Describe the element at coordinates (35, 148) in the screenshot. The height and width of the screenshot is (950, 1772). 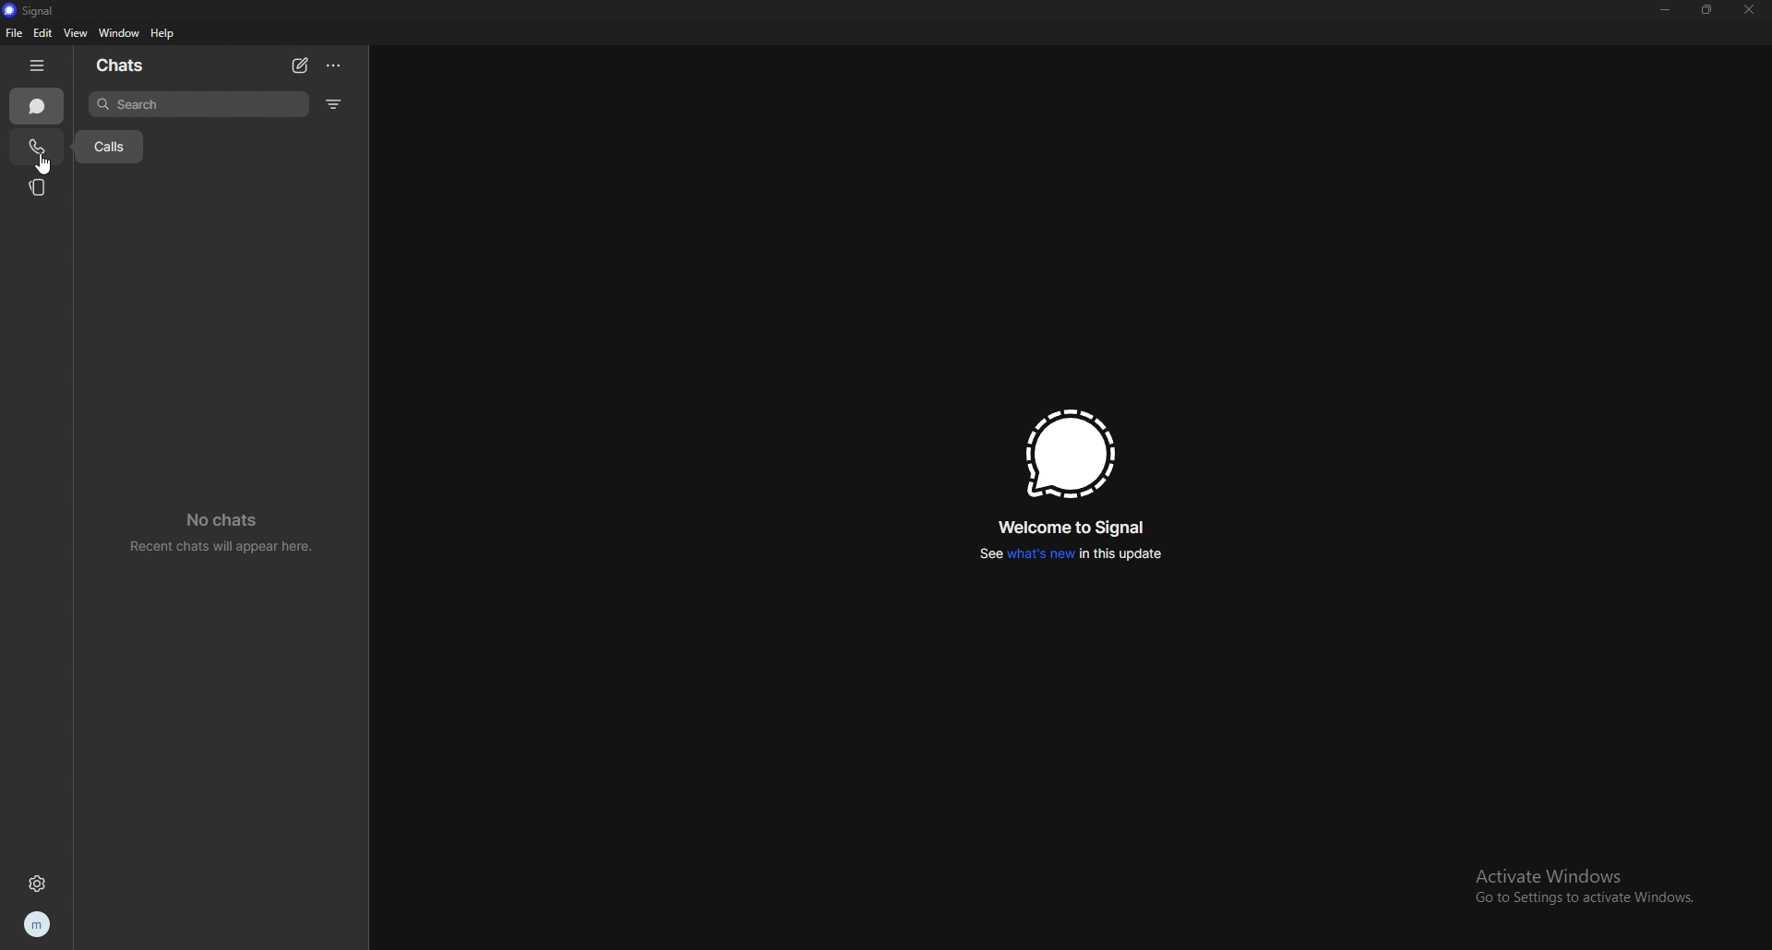
I see `calls` at that location.